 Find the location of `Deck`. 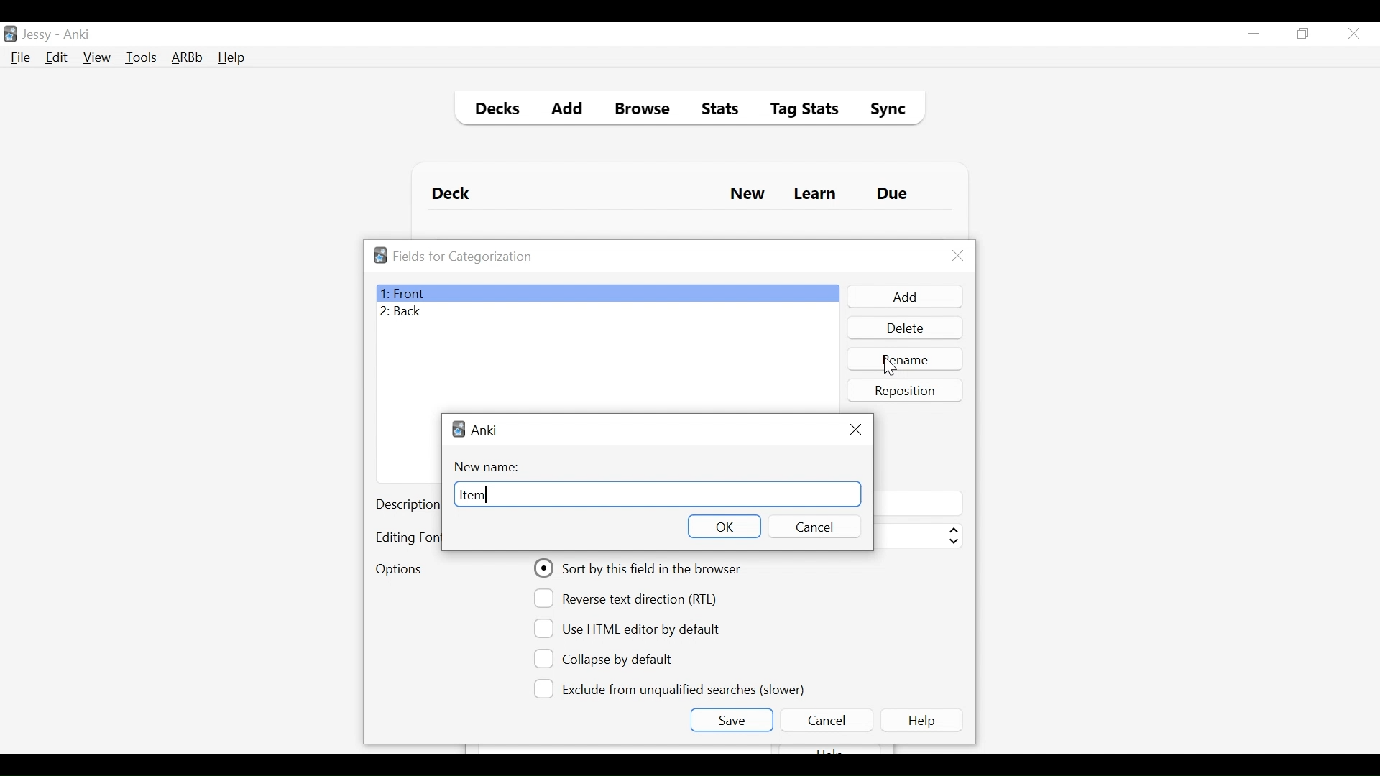

Deck is located at coordinates (454, 194).